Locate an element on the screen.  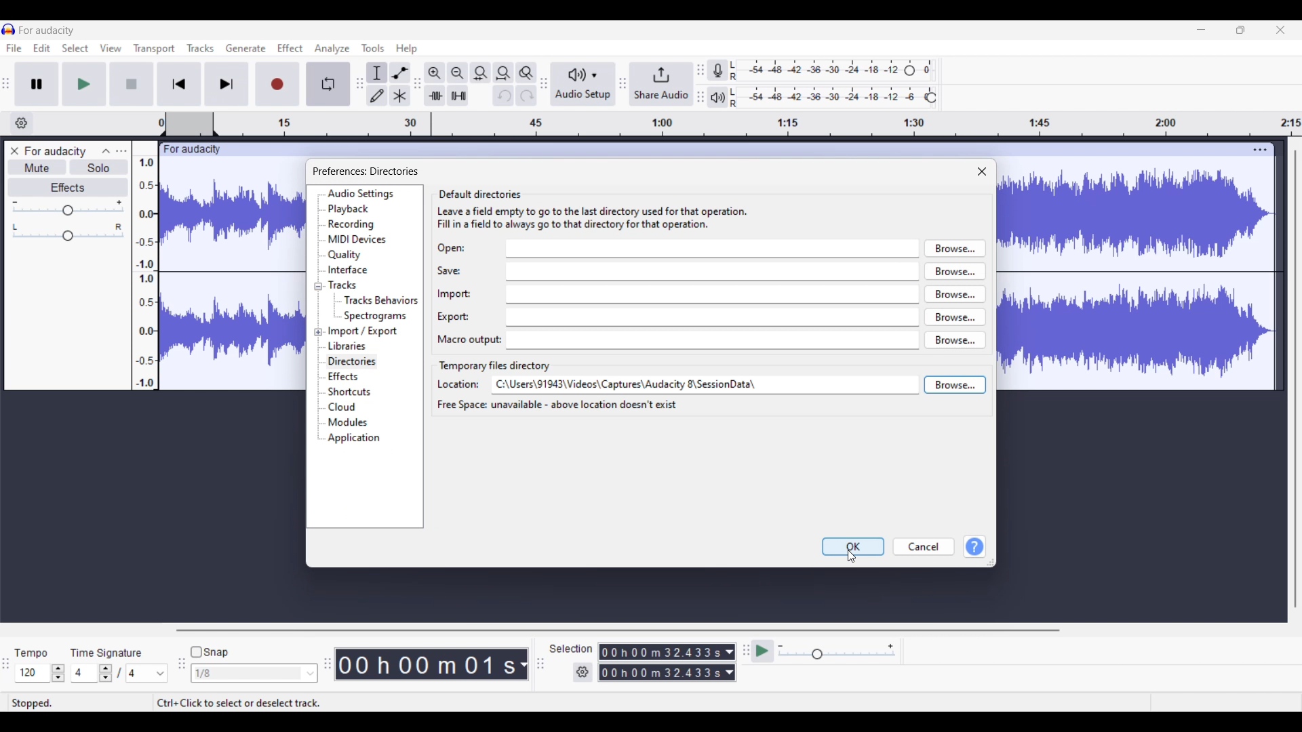
Indicates Tempo settings is located at coordinates (32, 653).